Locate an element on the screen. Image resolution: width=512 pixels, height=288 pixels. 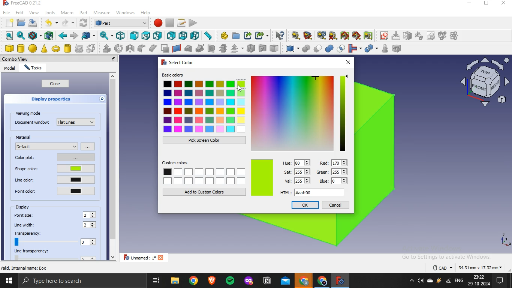
restore tab is located at coordinates (105, 59).